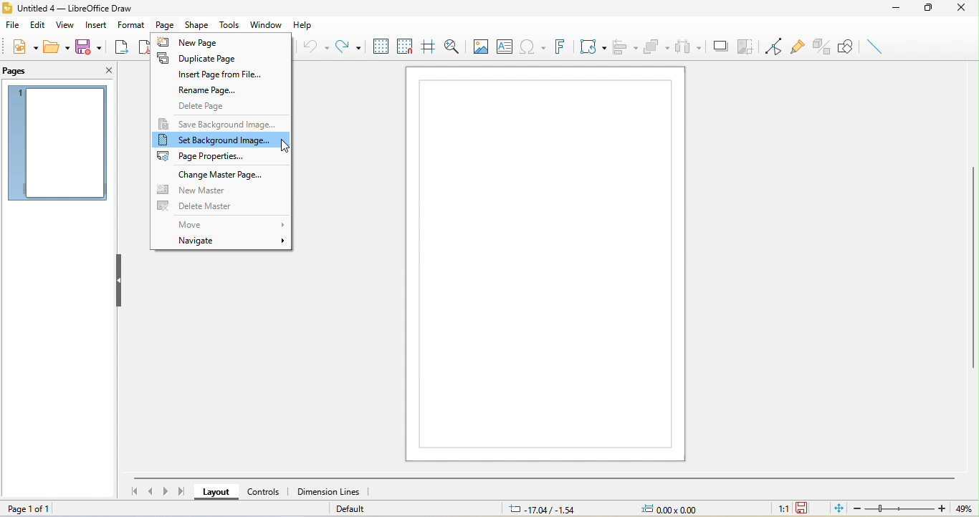 The image size is (979, 517). What do you see at coordinates (656, 46) in the screenshot?
I see `arrange` at bounding box center [656, 46].